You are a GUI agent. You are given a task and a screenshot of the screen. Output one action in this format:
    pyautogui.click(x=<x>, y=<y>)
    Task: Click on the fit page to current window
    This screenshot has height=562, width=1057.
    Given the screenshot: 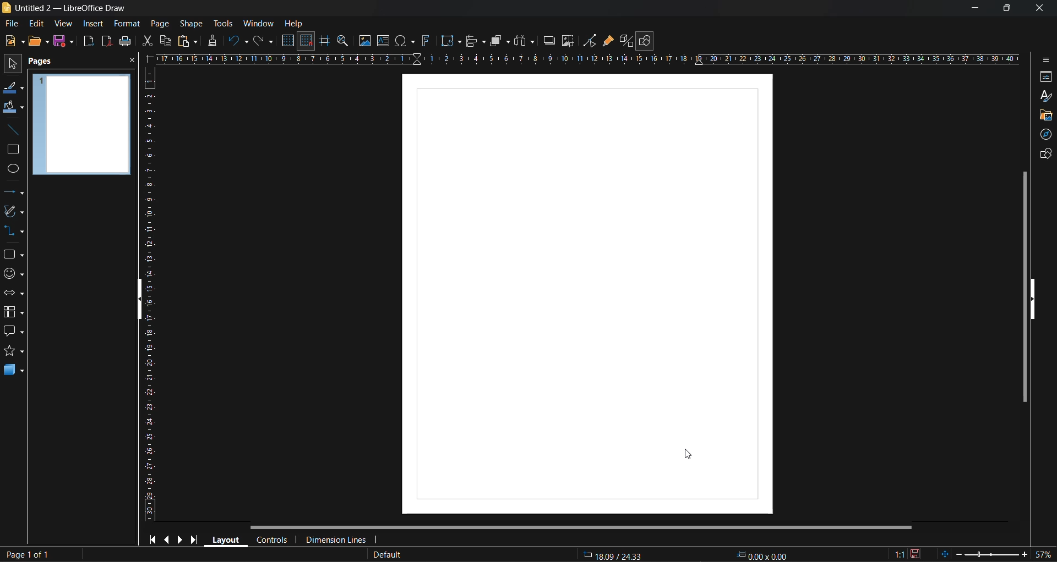 What is the action you would take?
    pyautogui.click(x=944, y=554)
    